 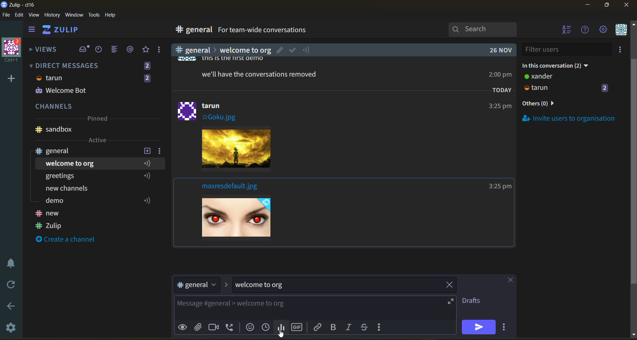 What do you see at coordinates (9, 262) in the screenshot?
I see `enable do not disturb` at bounding box center [9, 262].